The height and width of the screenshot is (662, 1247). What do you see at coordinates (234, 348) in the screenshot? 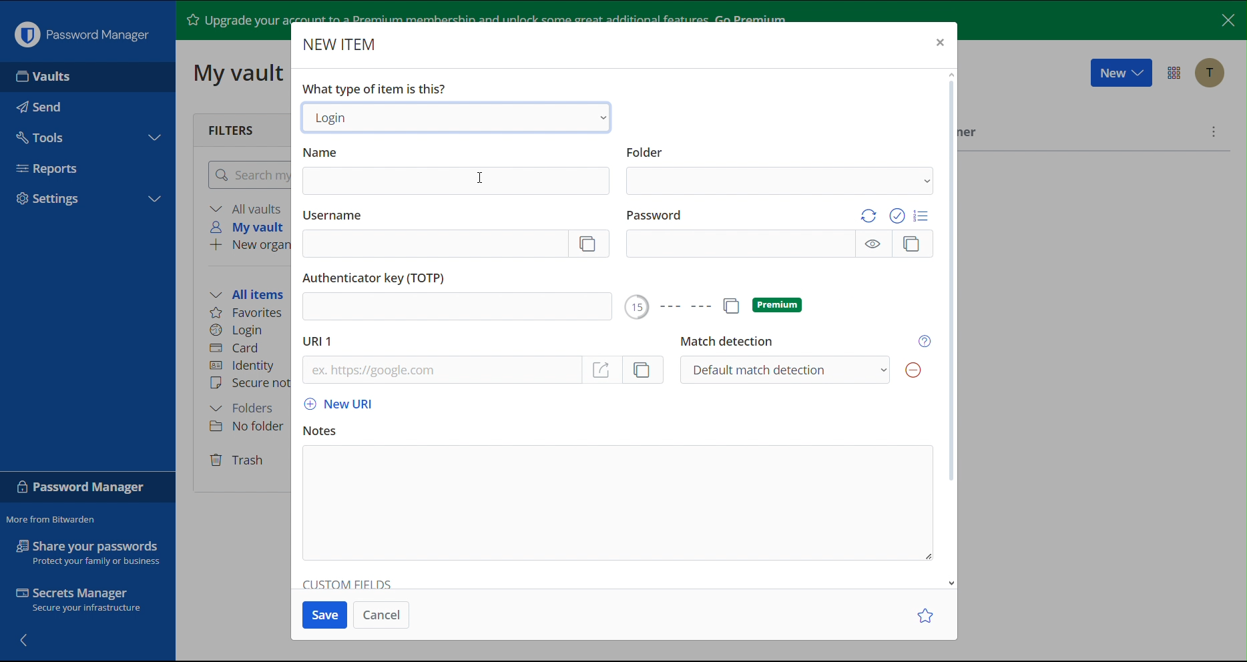
I see `Card` at bounding box center [234, 348].